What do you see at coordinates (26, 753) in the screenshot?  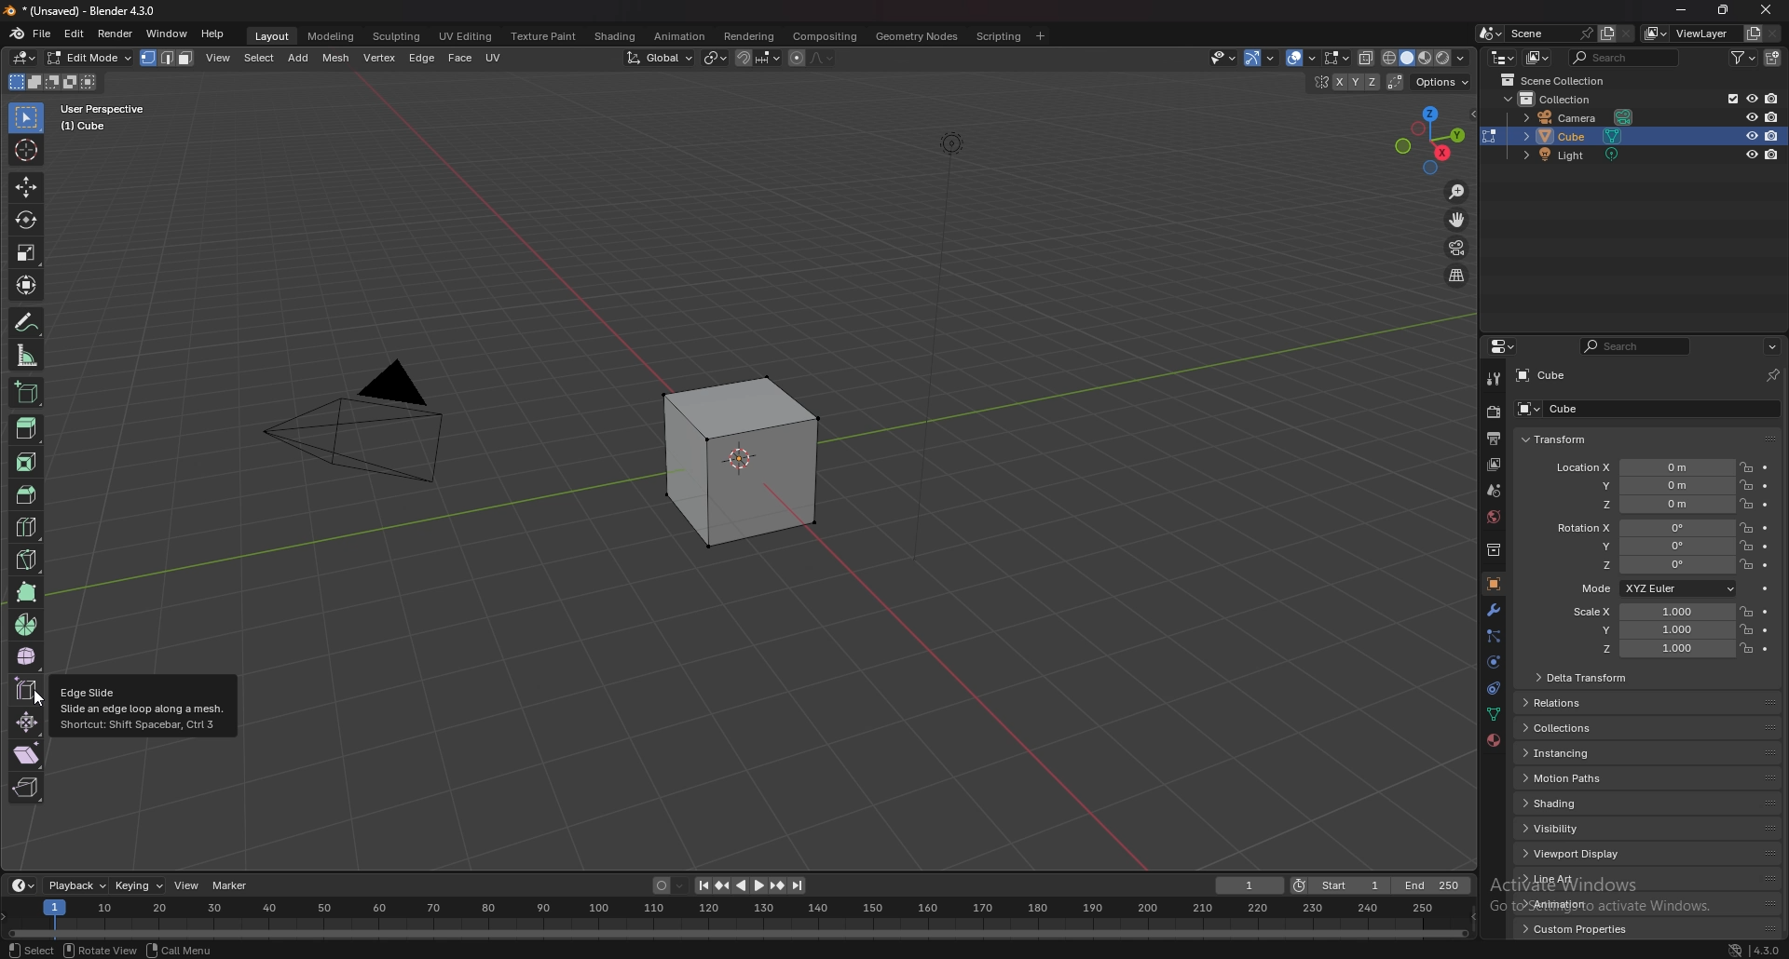 I see `shear` at bounding box center [26, 753].